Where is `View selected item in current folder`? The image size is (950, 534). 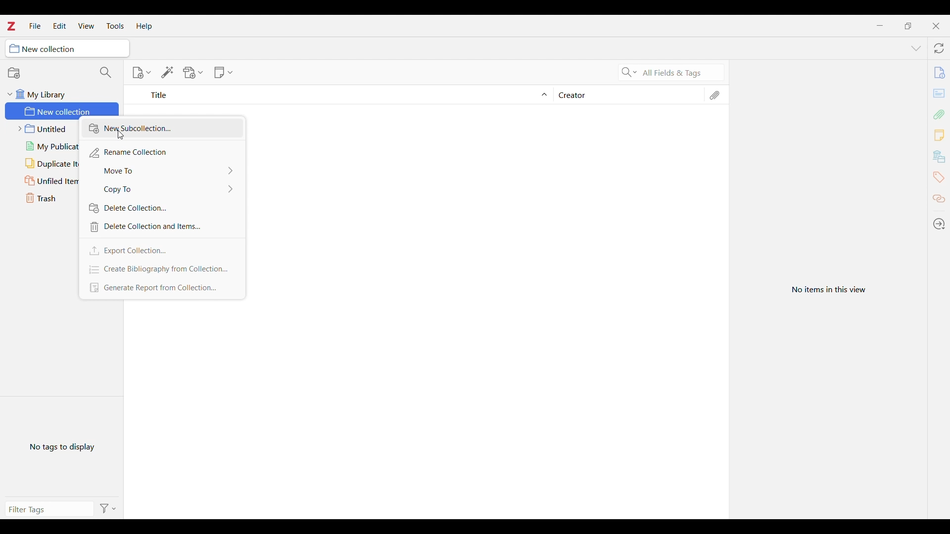 View selected item in current folder is located at coordinates (829, 289).